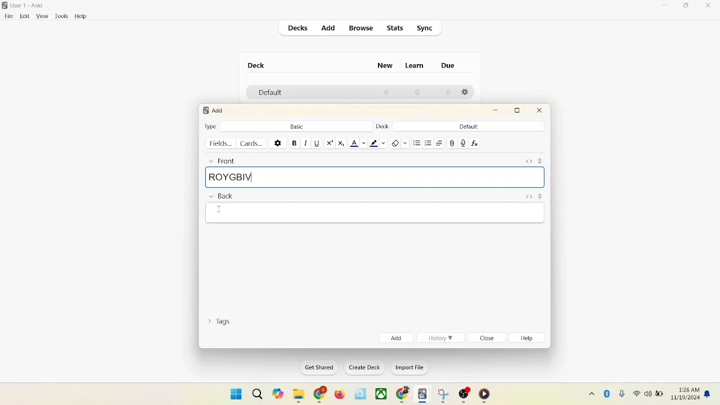 This screenshot has width=720, height=405. I want to click on learn, so click(417, 66).